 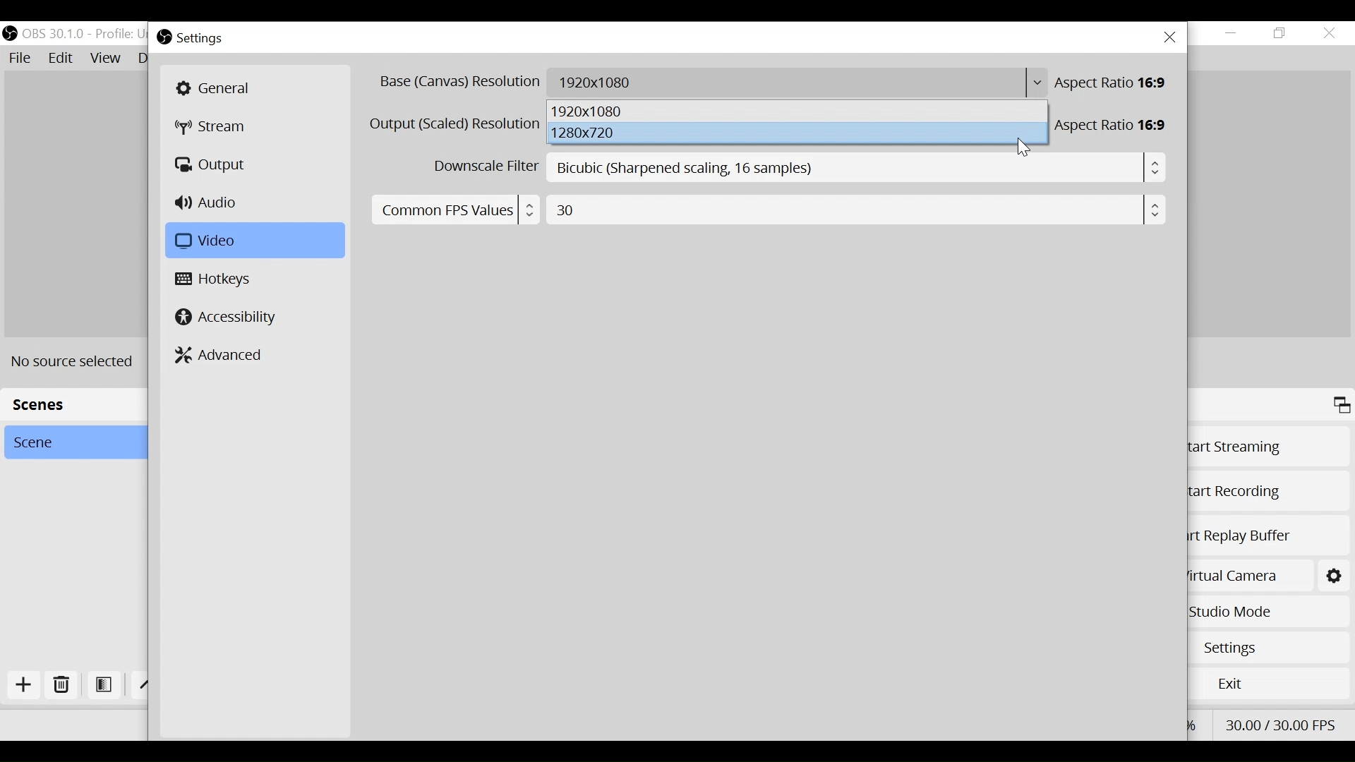 What do you see at coordinates (163, 37) in the screenshot?
I see `OBS Studio Desktop Icon` at bounding box center [163, 37].